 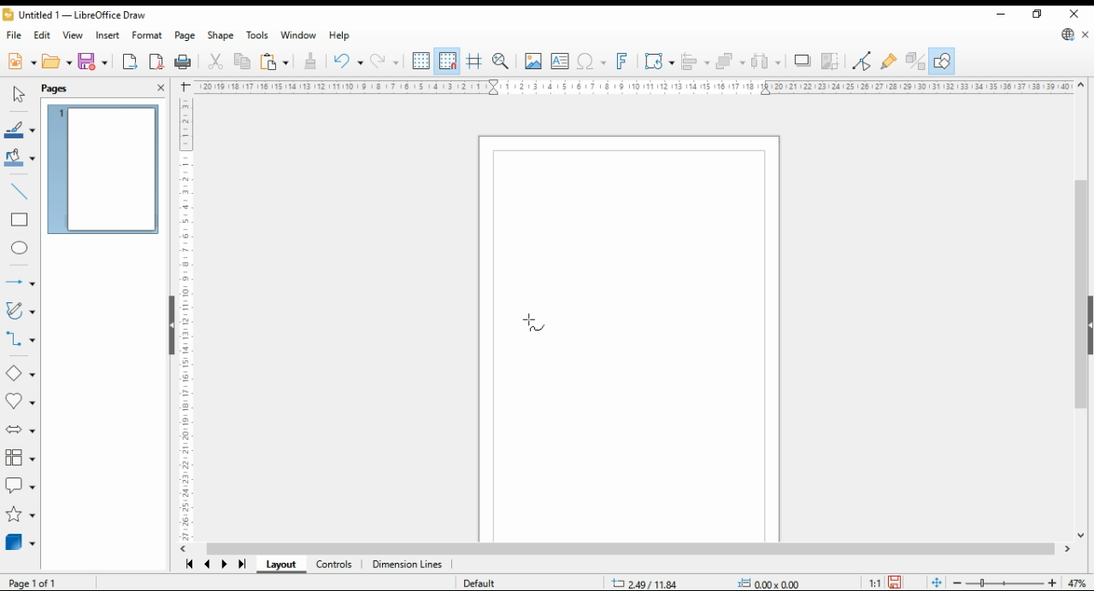 I want to click on tools, so click(x=258, y=36).